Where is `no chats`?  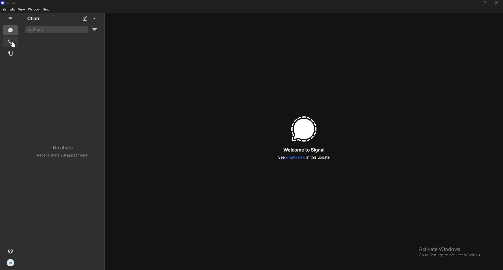
no chats is located at coordinates (65, 152).